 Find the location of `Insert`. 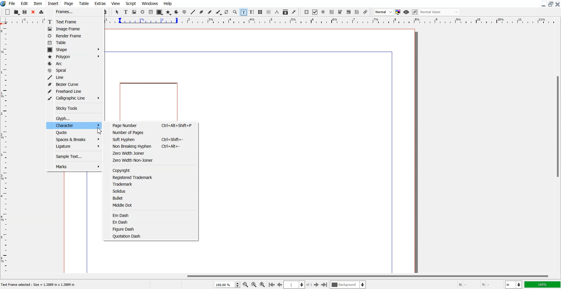

Insert is located at coordinates (53, 4).